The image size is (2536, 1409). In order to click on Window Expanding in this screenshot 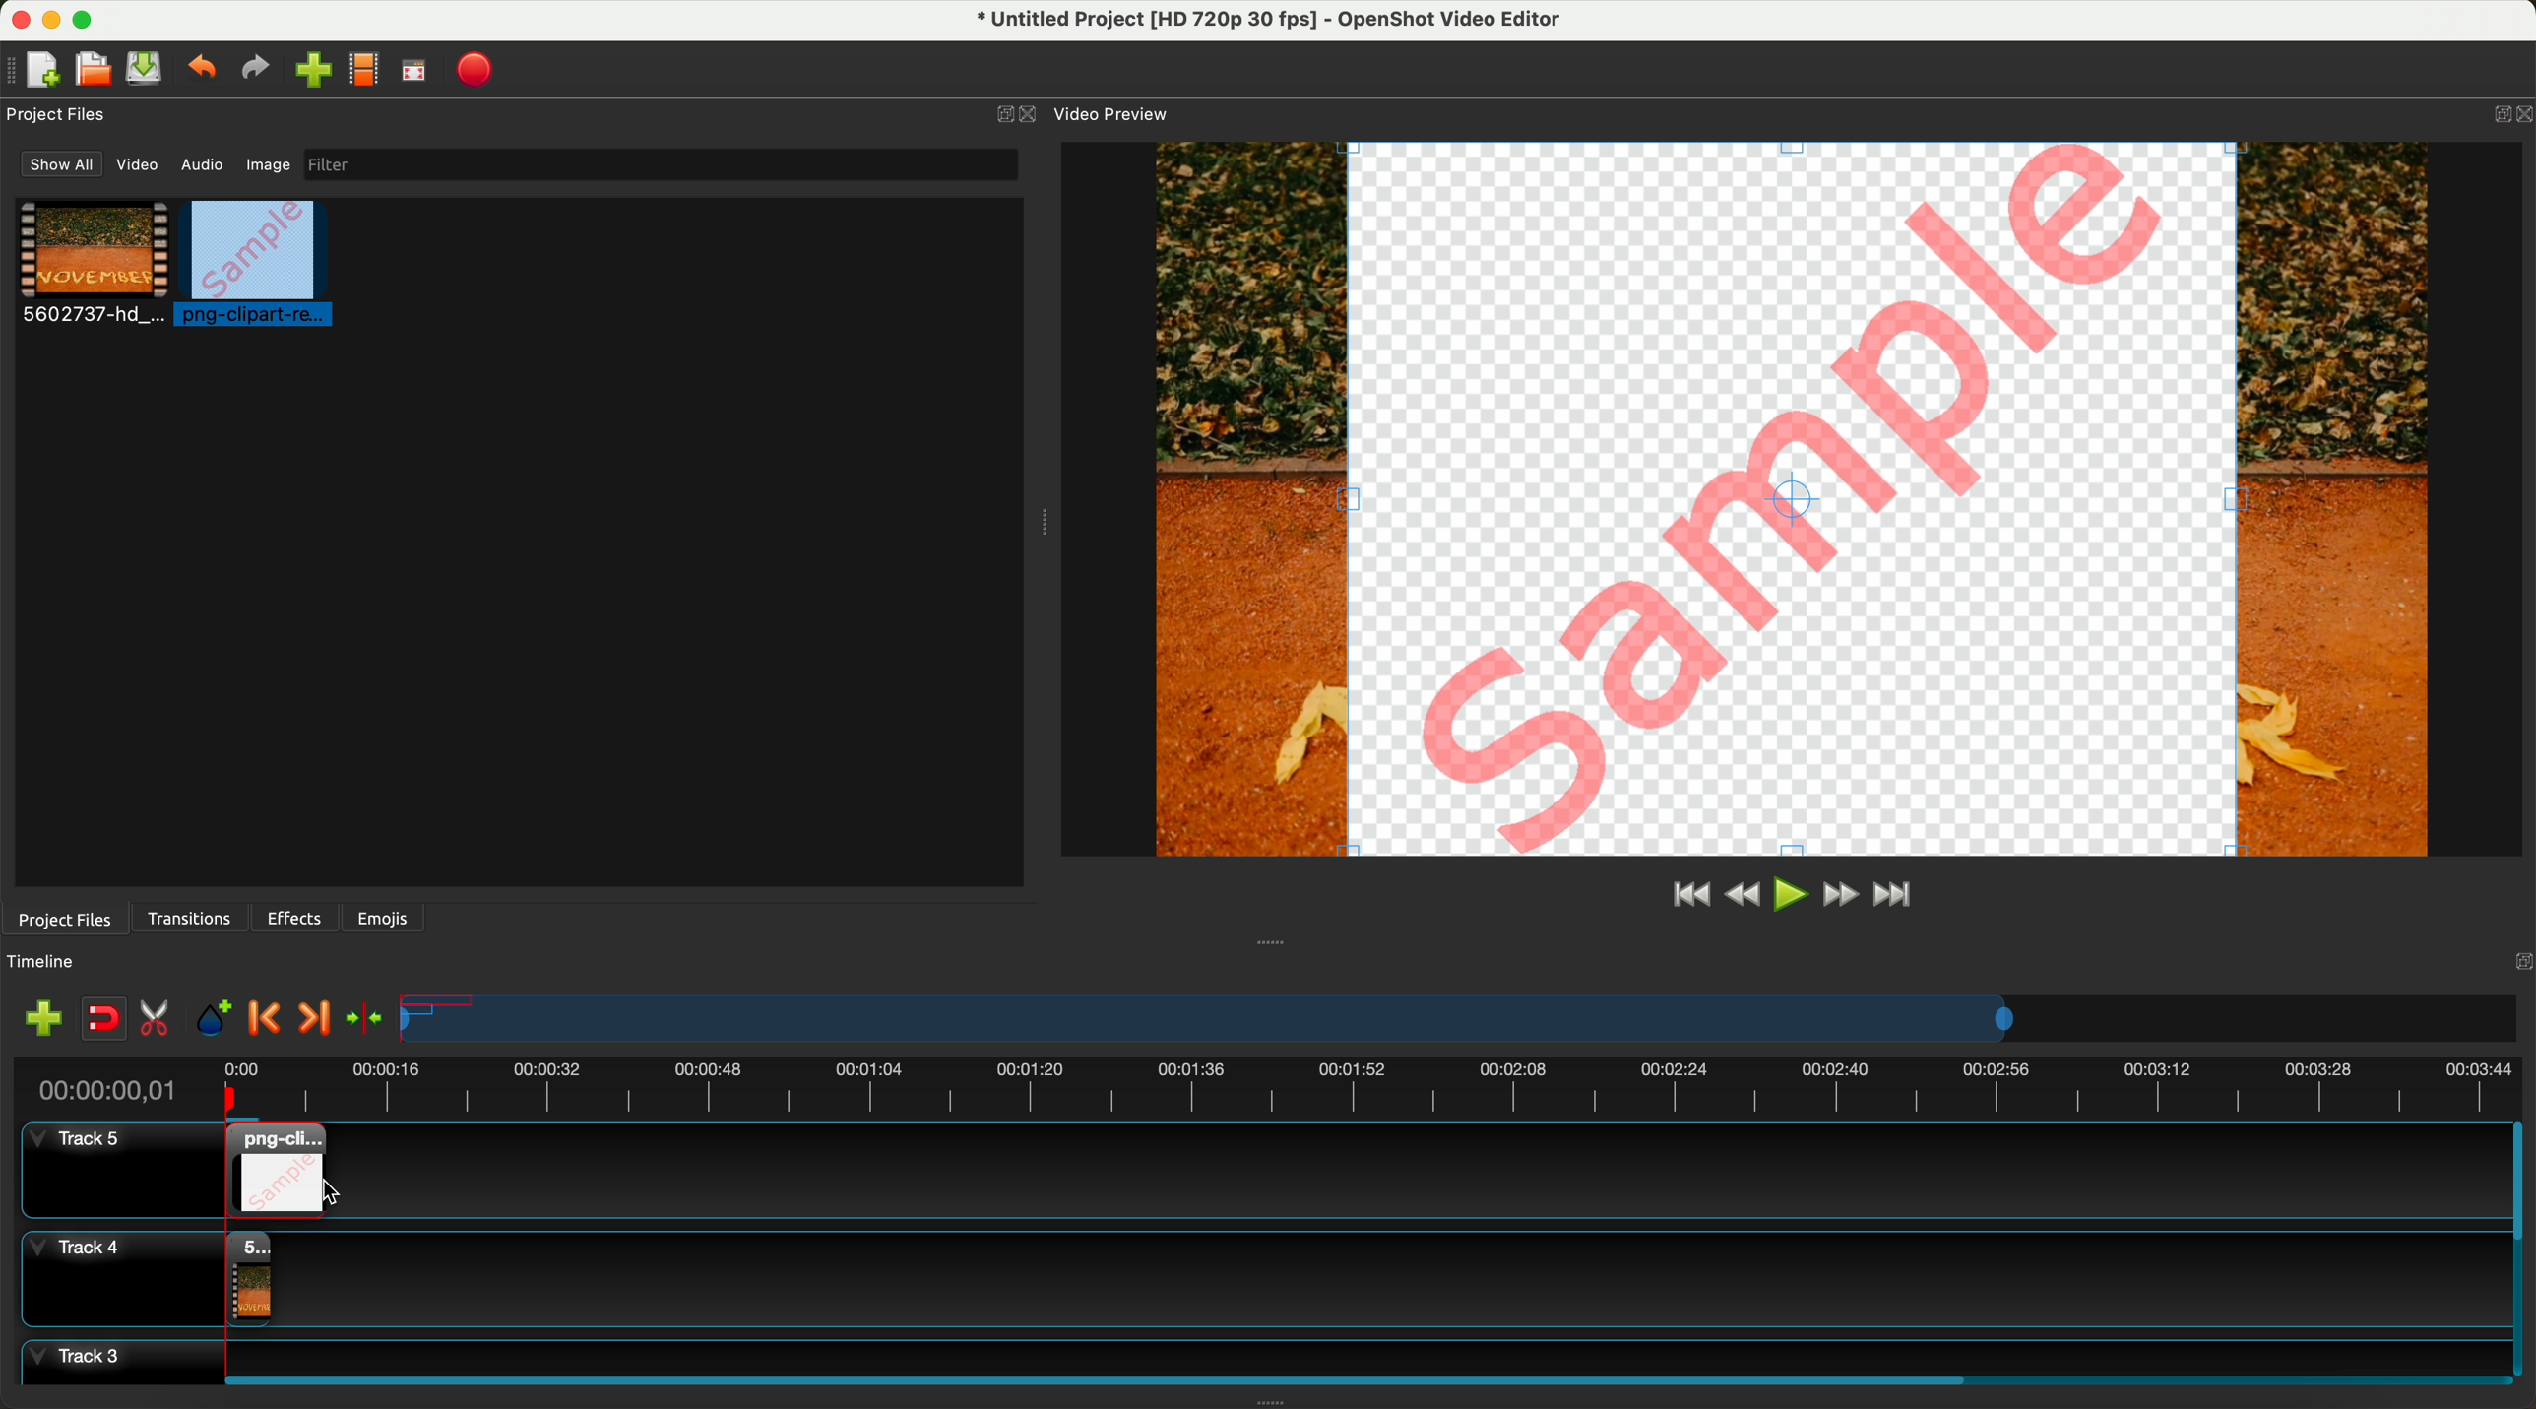, I will do `click(1276, 1401)`.